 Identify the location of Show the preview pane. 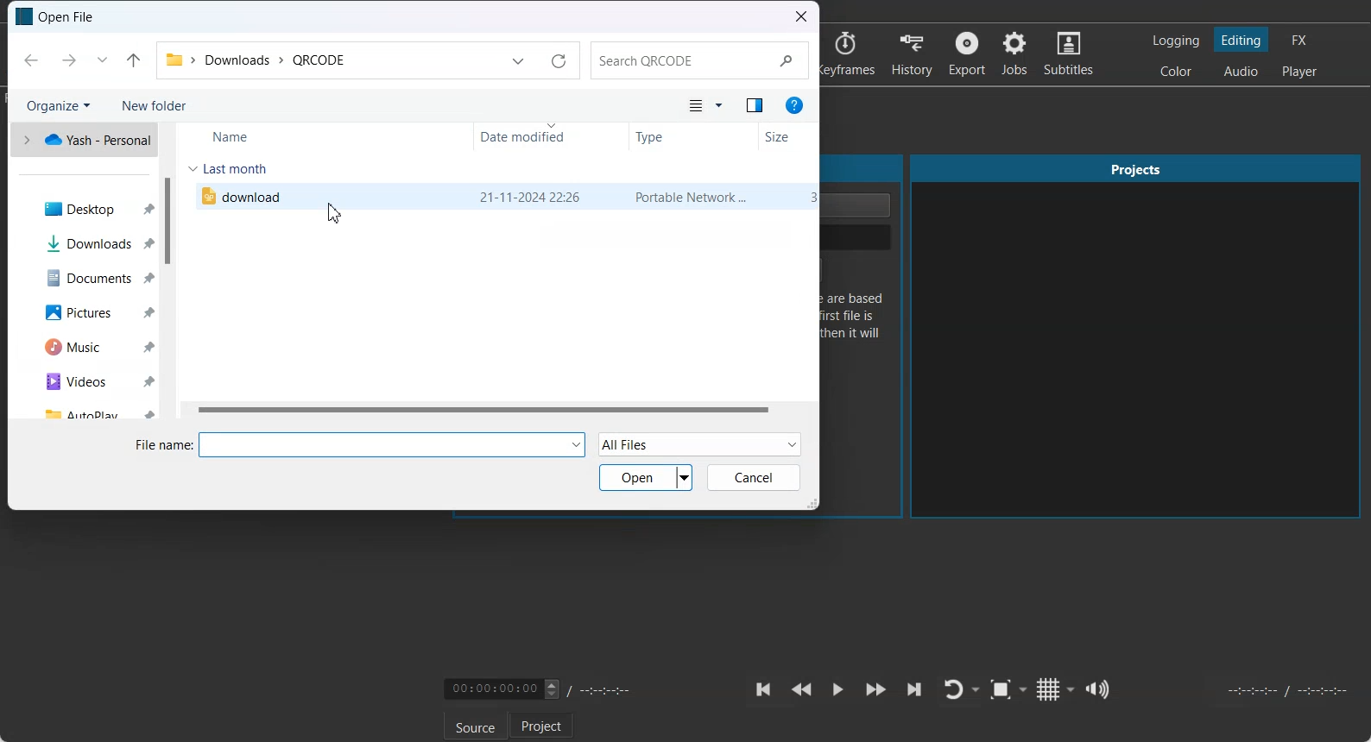
(755, 105).